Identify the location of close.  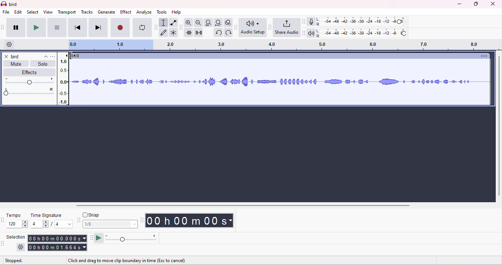
(6, 56).